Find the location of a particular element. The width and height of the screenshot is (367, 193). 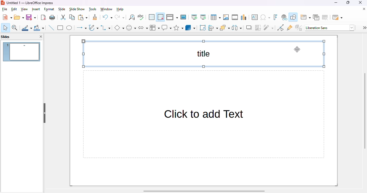

print is located at coordinates (52, 17).